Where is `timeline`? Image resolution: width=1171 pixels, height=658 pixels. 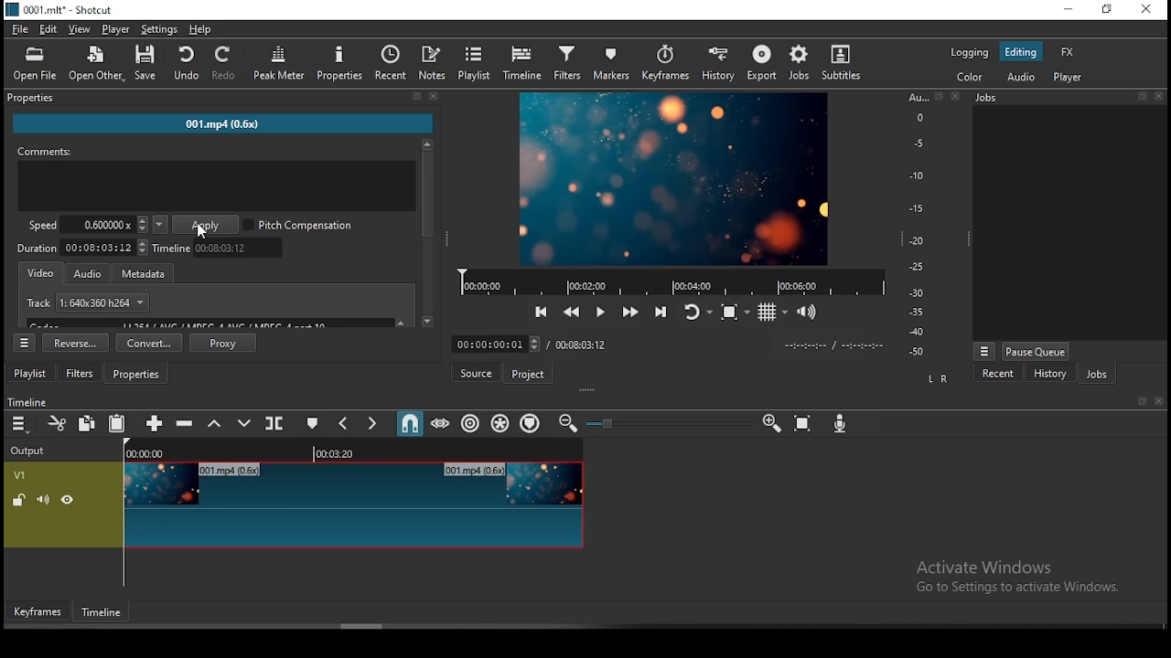
timeline is located at coordinates (354, 451).